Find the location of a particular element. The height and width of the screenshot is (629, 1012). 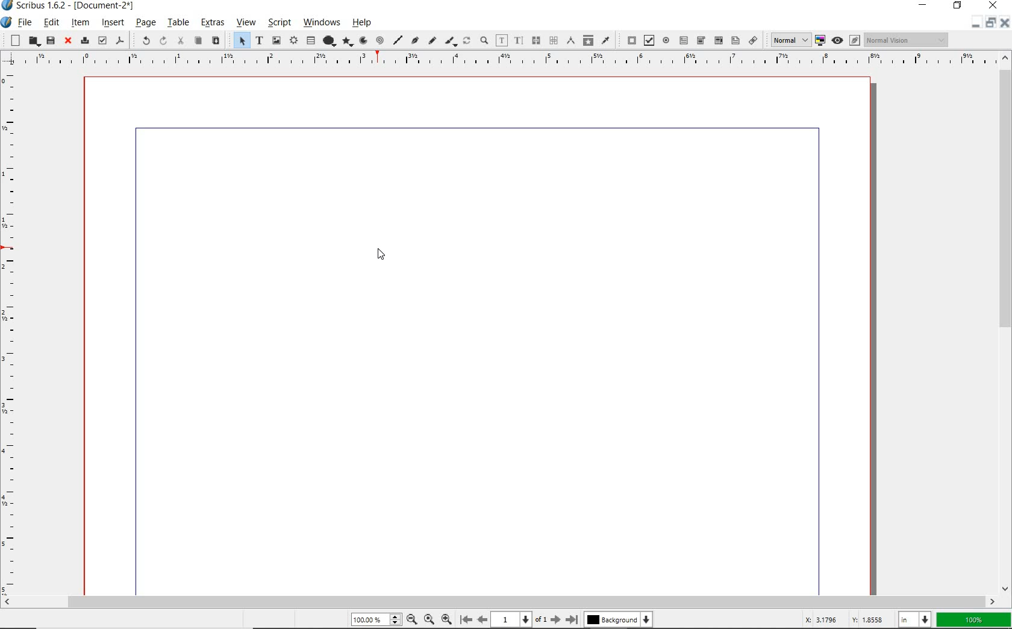

print is located at coordinates (84, 40).